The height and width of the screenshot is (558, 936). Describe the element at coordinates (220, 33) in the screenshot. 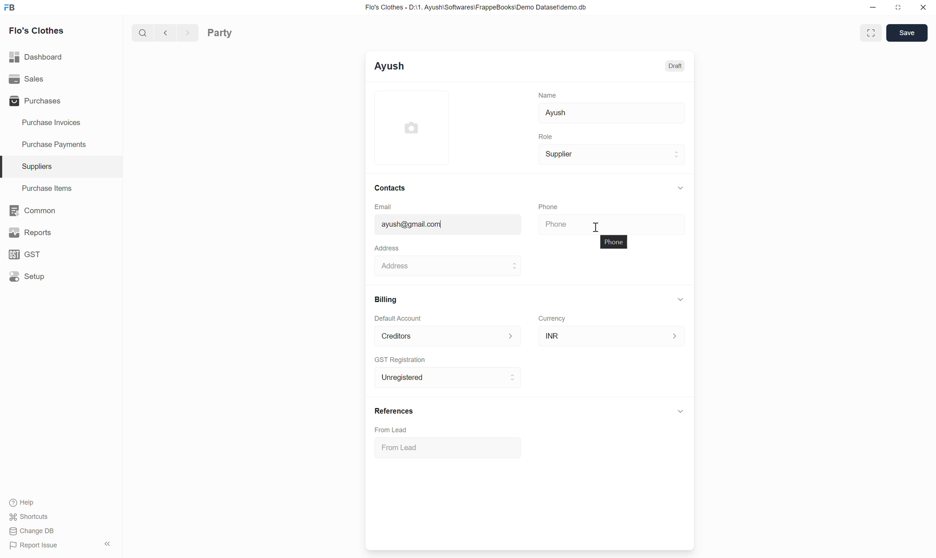

I see `Party` at that location.